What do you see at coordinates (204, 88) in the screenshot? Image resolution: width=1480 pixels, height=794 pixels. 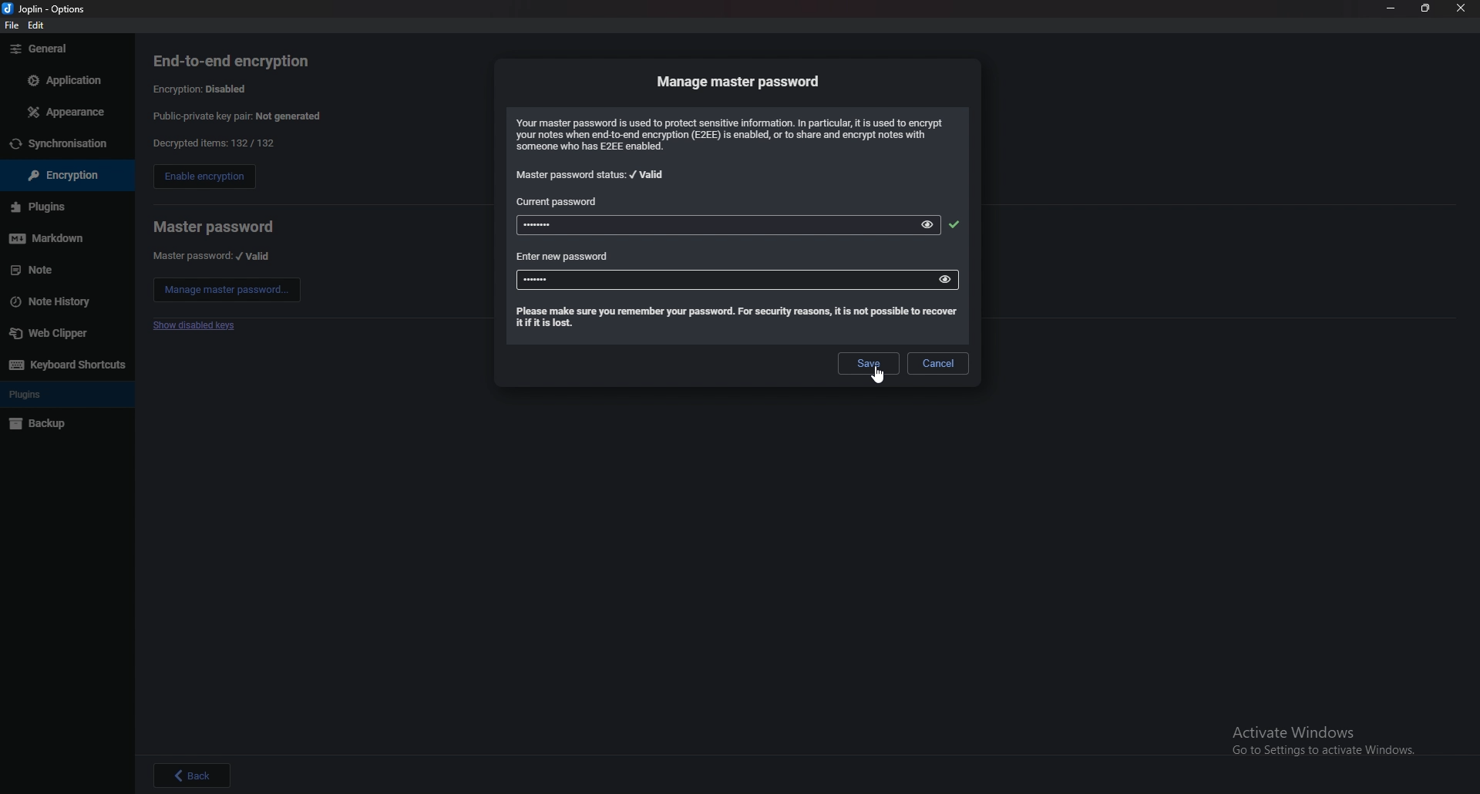 I see `encryption` at bounding box center [204, 88].